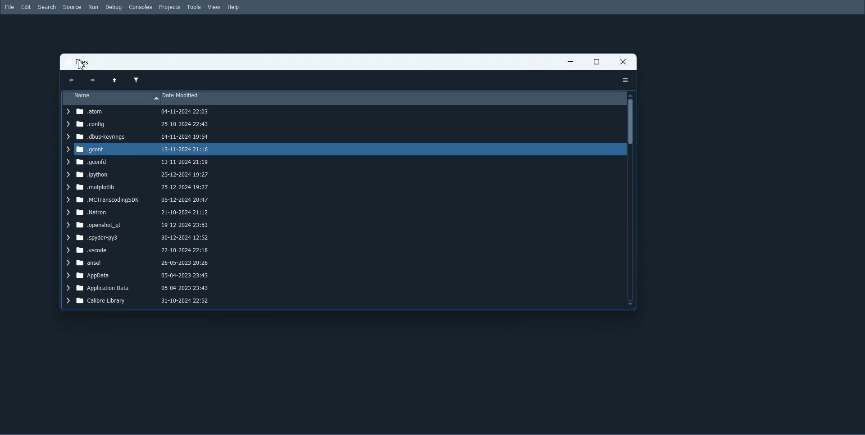 Image resolution: width=865 pixels, height=435 pixels. I want to click on Vertical scroll bar, so click(631, 199).